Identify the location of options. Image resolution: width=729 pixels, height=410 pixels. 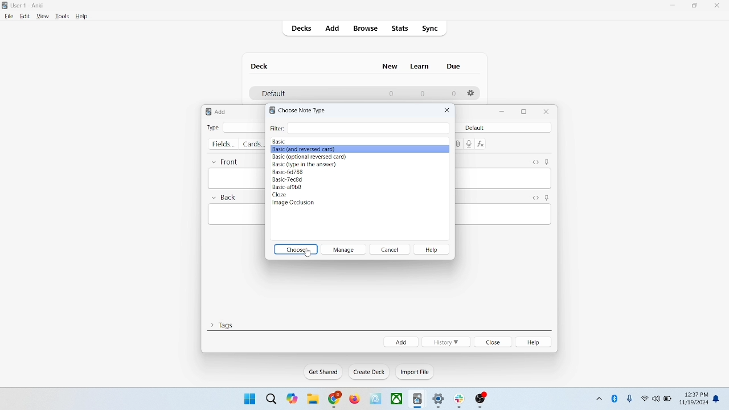
(472, 93).